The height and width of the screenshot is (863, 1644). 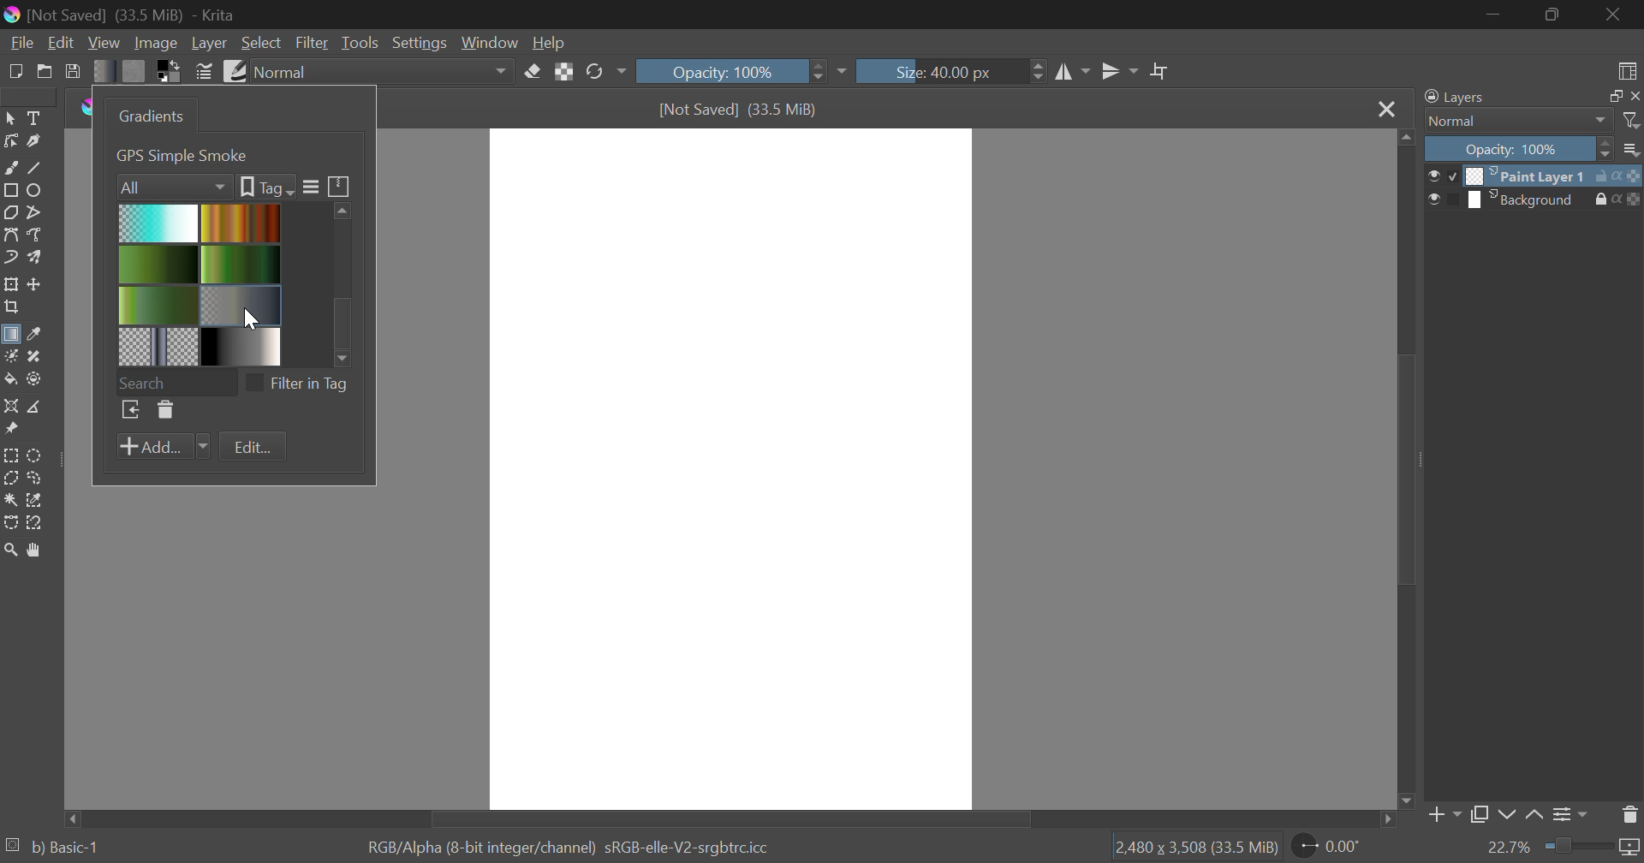 What do you see at coordinates (130, 412) in the screenshot?
I see `Import resource` at bounding box center [130, 412].